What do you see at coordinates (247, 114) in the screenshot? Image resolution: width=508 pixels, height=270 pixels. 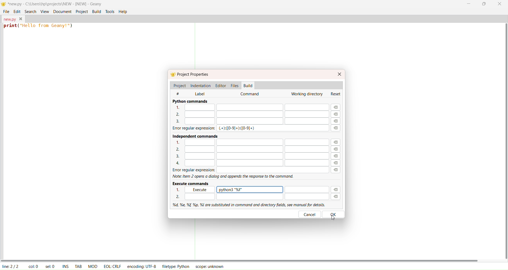 I see `2.` at bounding box center [247, 114].